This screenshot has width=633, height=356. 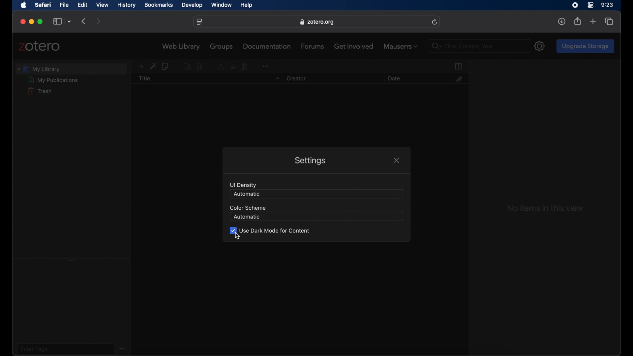 I want to click on previous, so click(x=84, y=21).